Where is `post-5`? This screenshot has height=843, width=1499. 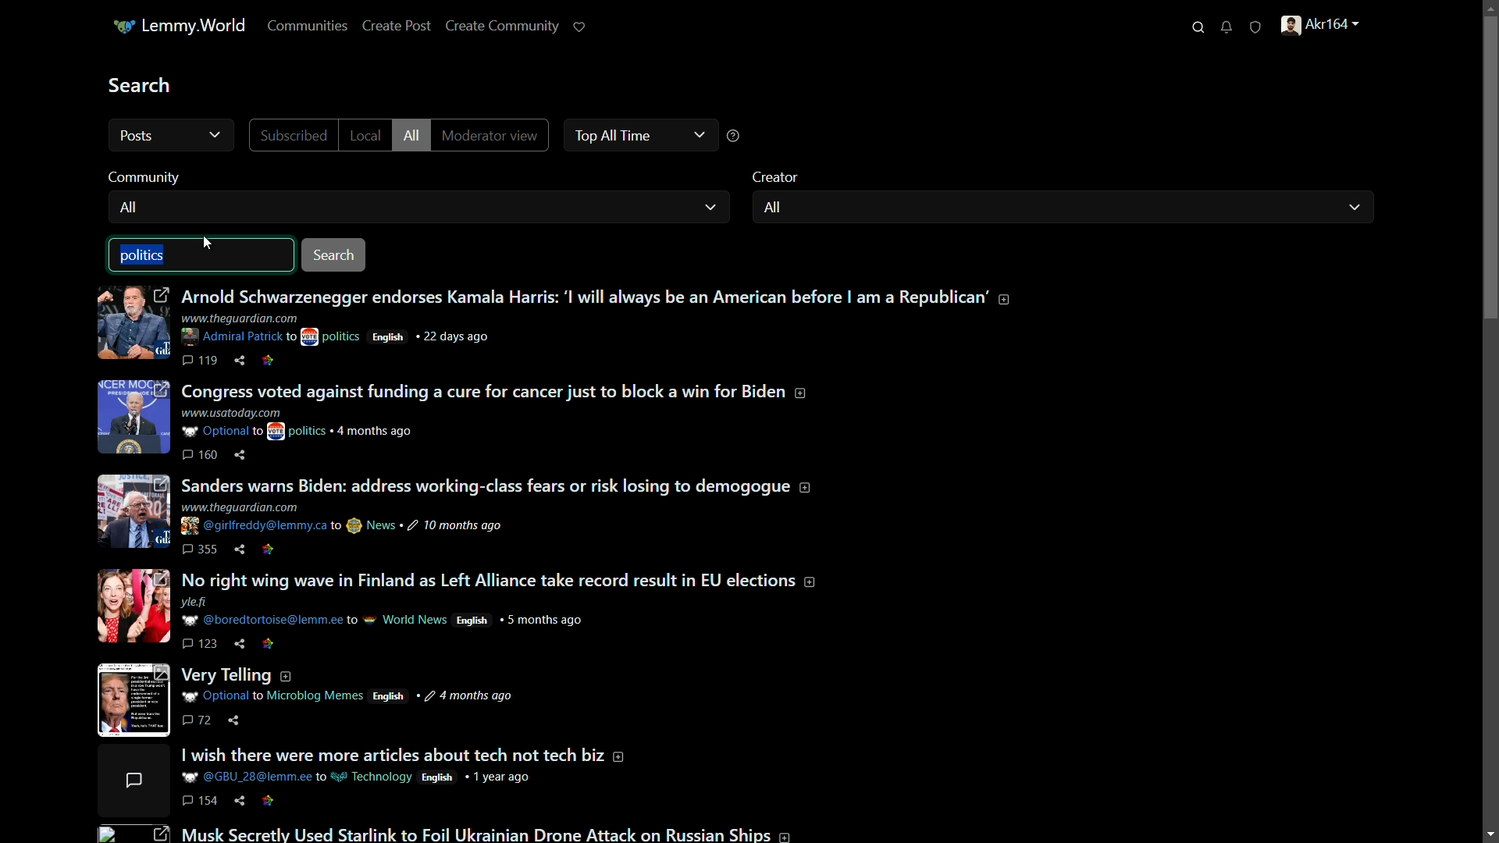 post-5 is located at coordinates (305, 700).